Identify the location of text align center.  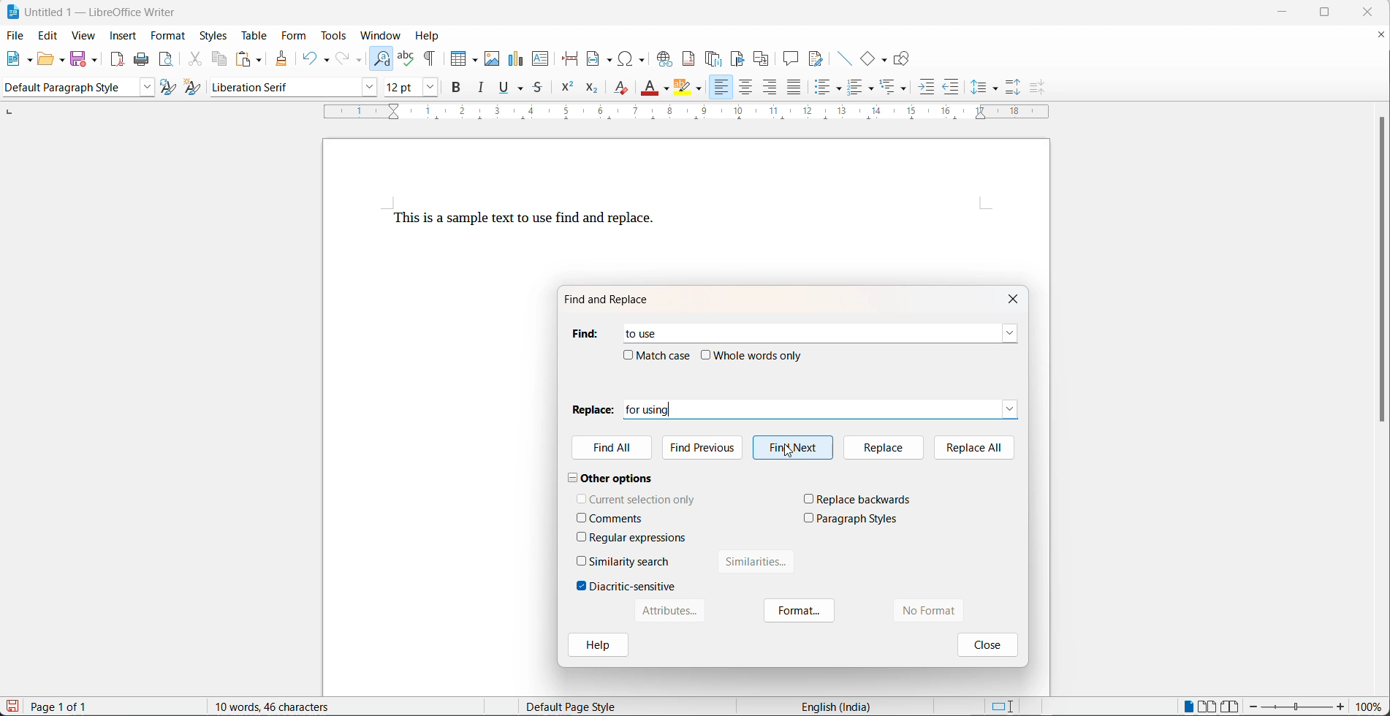
(746, 88).